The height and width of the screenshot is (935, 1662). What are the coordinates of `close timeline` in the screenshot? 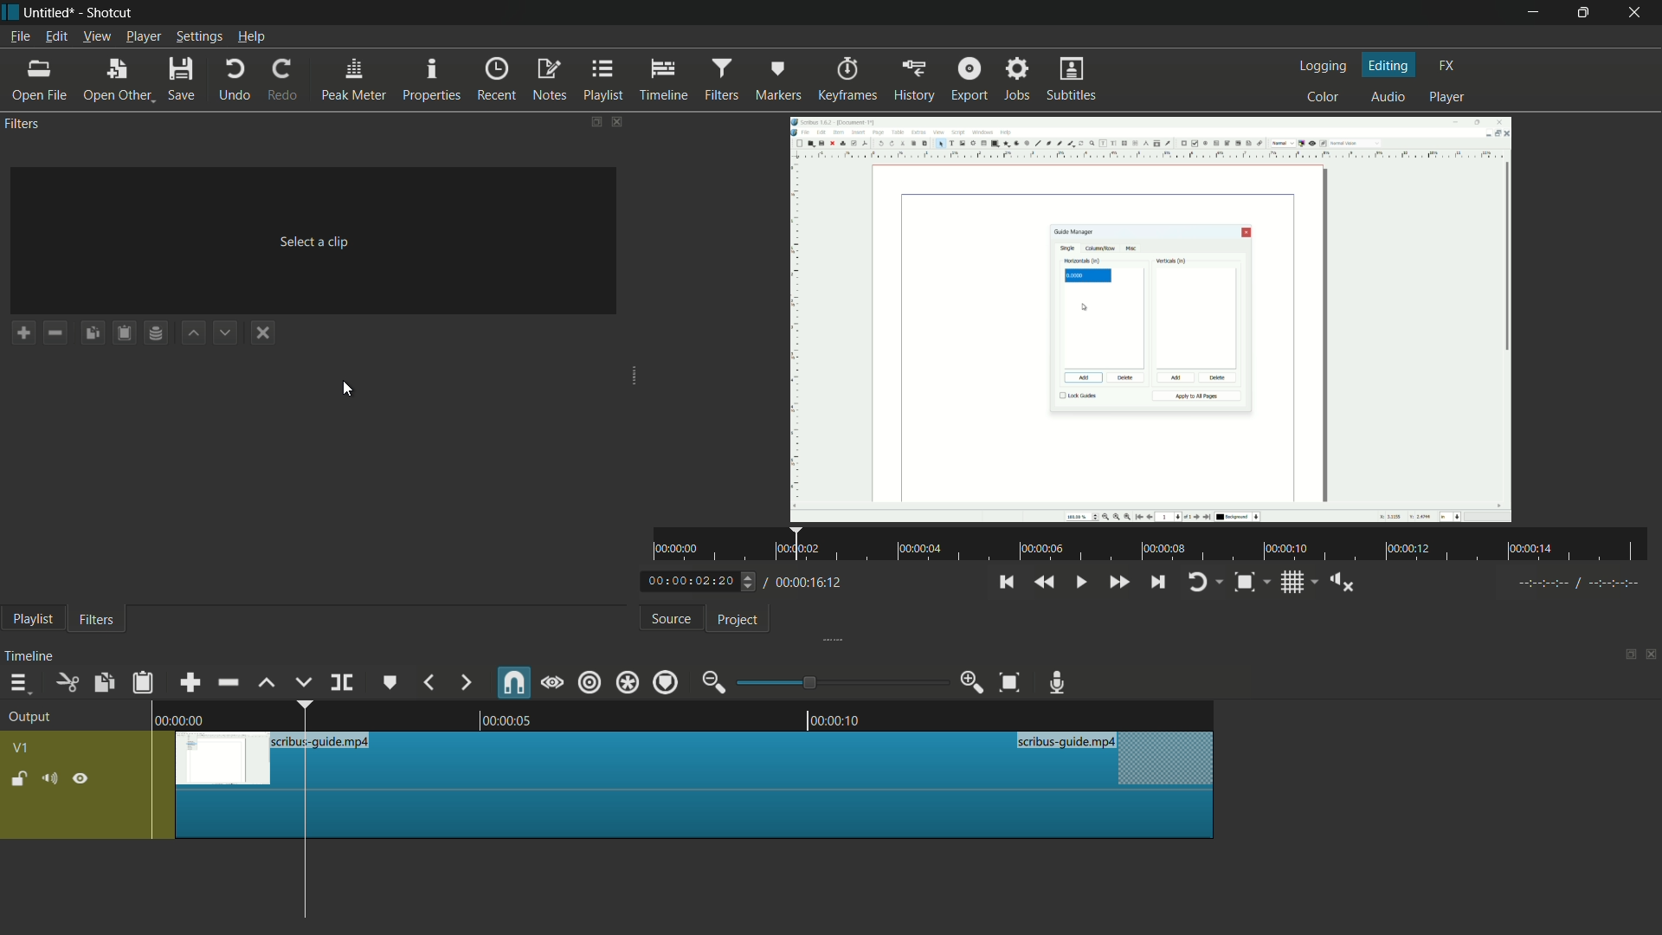 It's located at (1652, 656).